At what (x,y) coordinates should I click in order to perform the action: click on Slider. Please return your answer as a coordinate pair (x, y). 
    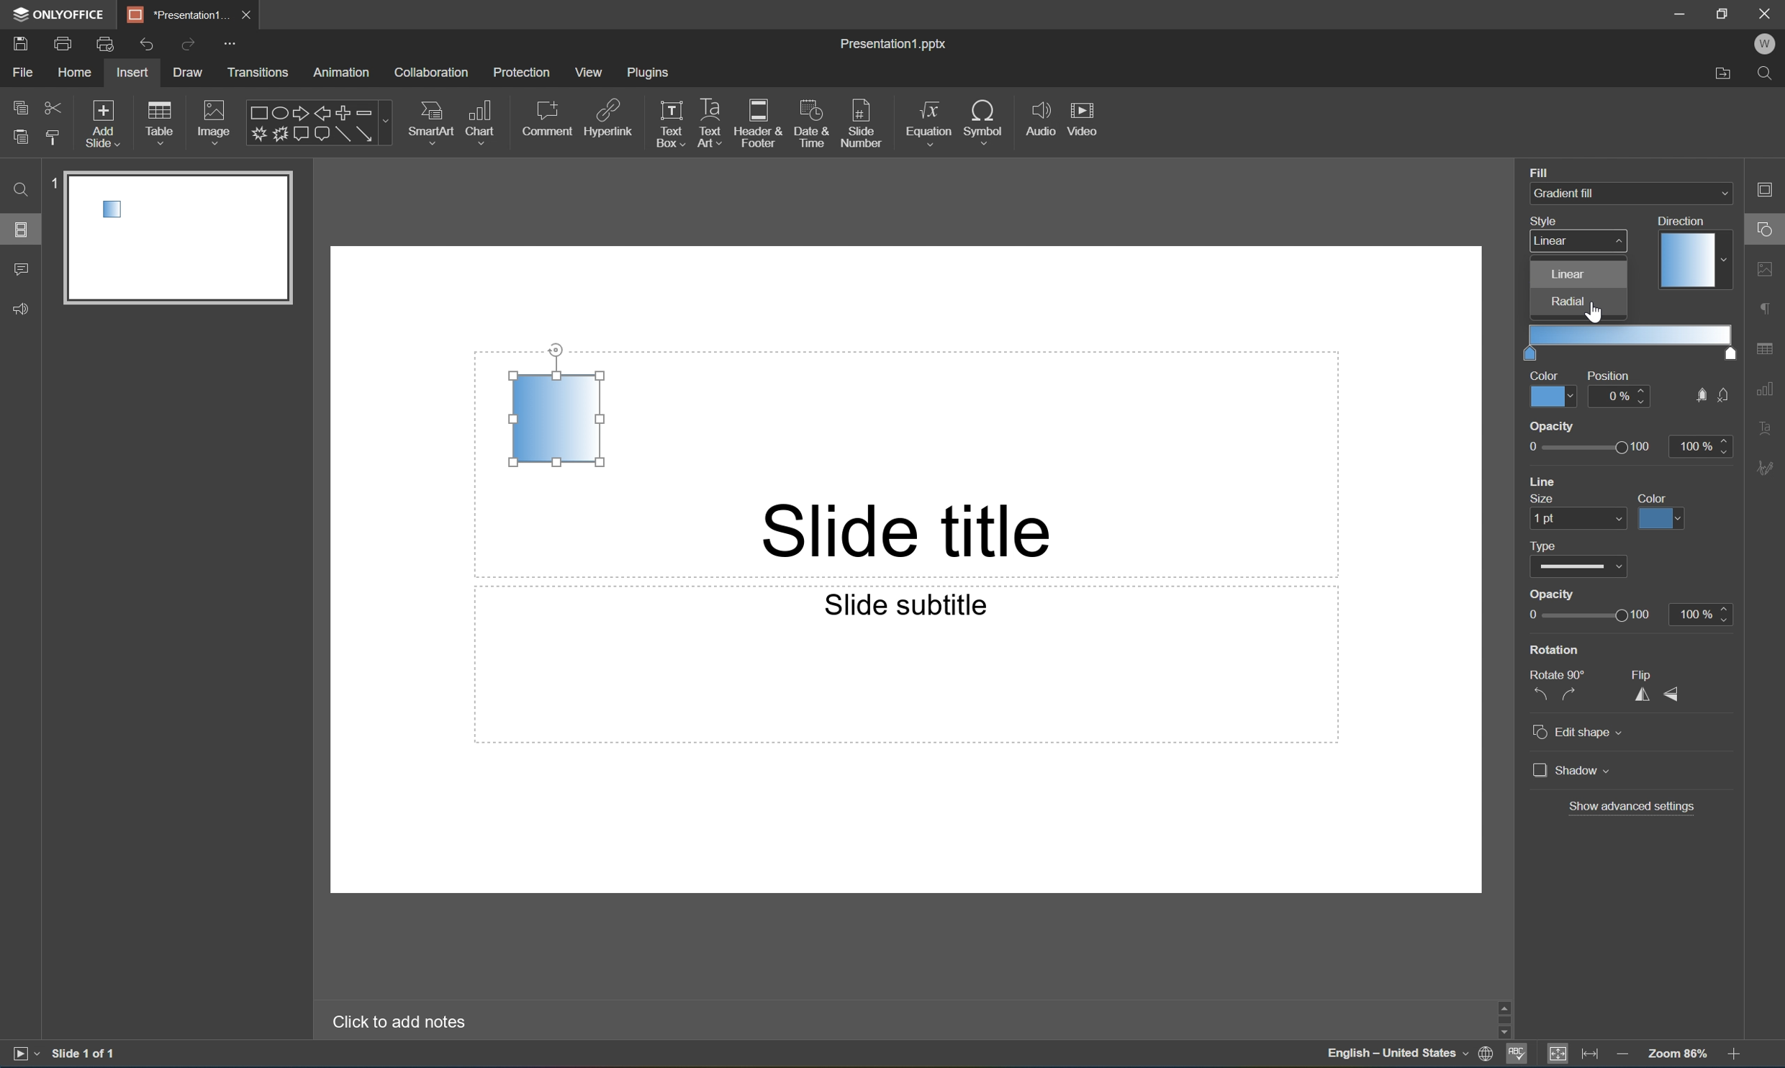
    Looking at the image, I should click on (1586, 616).